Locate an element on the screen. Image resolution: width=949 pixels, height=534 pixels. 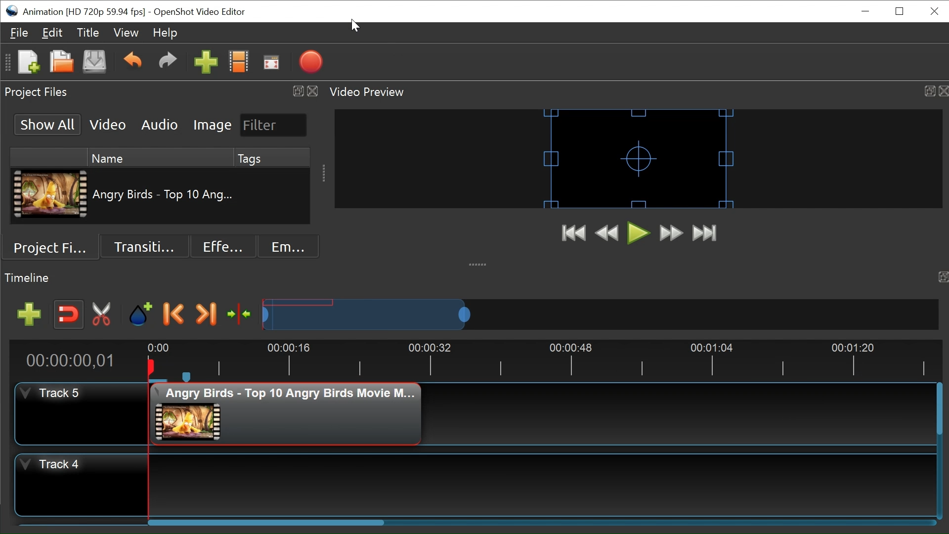
Emoji is located at coordinates (281, 247).